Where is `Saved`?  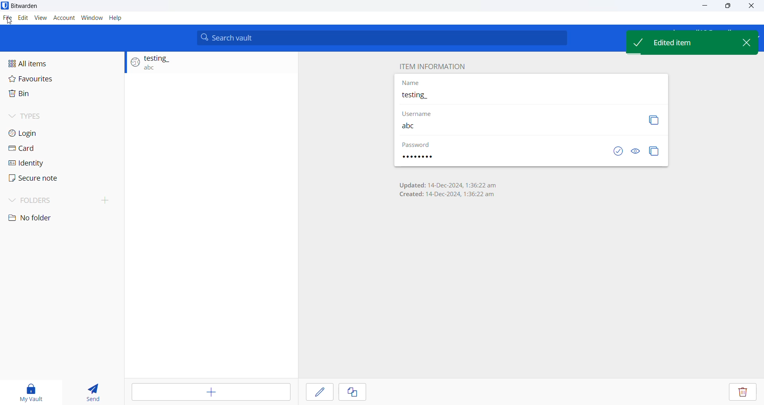
Saved is located at coordinates (611, 152).